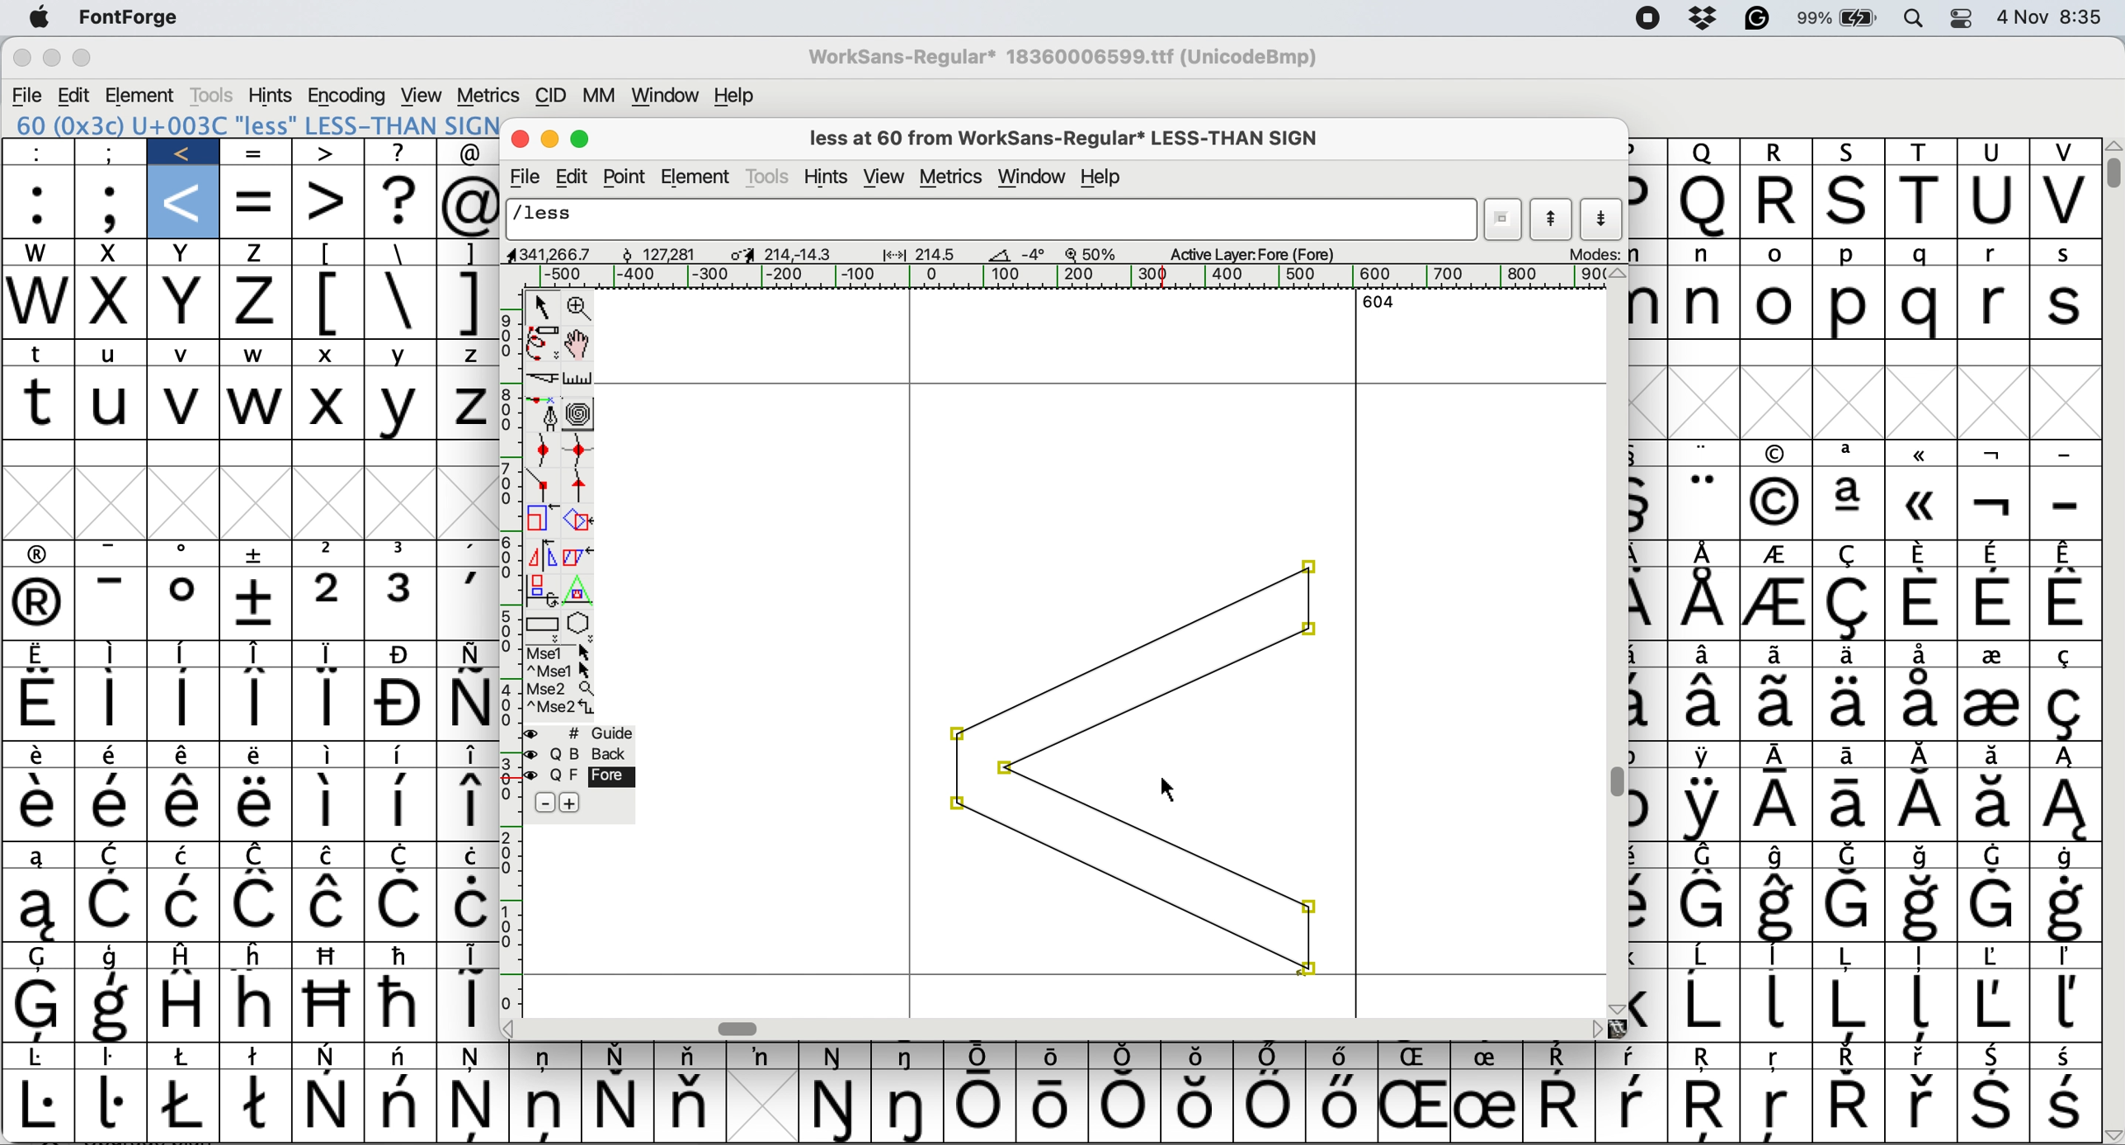  Describe the element at coordinates (463, 601) in the screenshot. I see `,` at that location.